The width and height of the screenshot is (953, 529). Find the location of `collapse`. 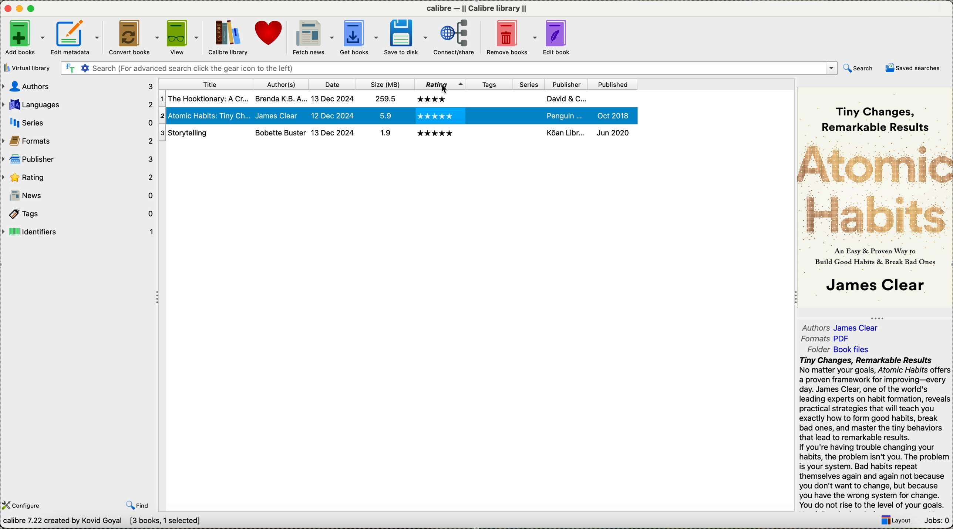

collapse is located at coordinates (876, 317).